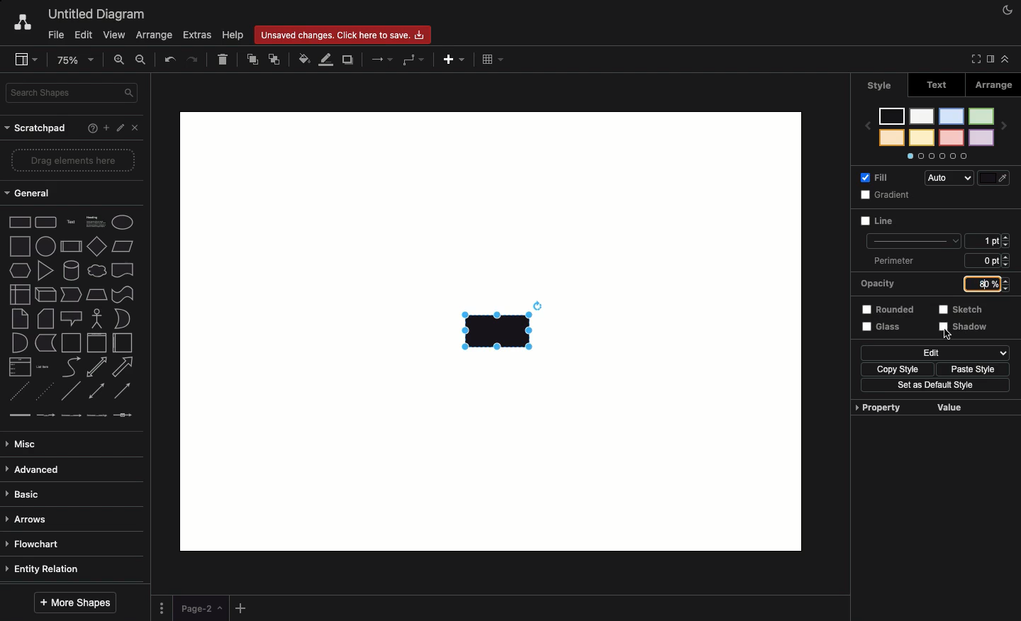  I want to click on More shapes, so click(78, 602).